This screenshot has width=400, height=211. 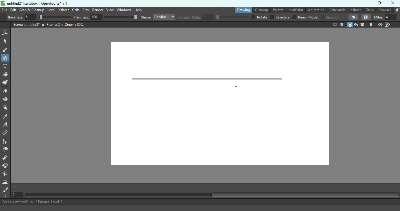 What do you see at coordinates (138, 10) in the screenshot?
I see `Help` at bounding box center [138, 10].